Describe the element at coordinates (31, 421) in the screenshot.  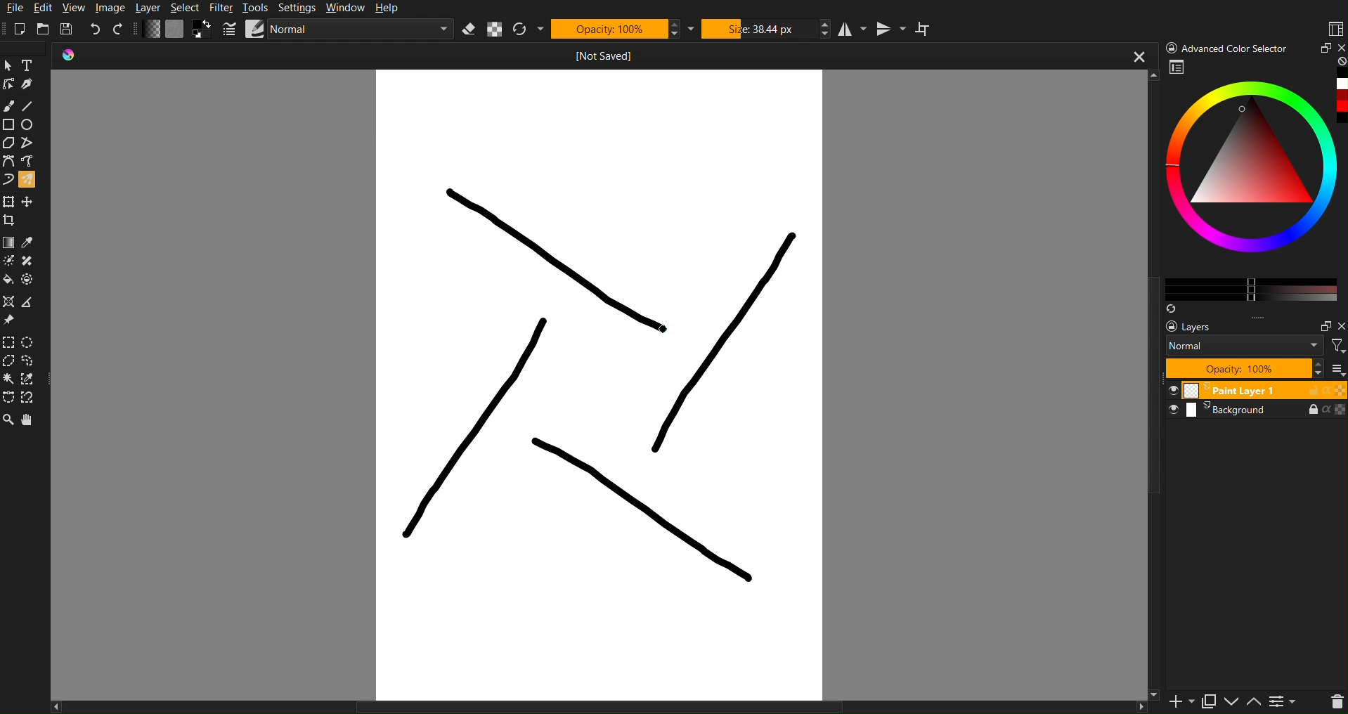
I see `Pan` at that location.